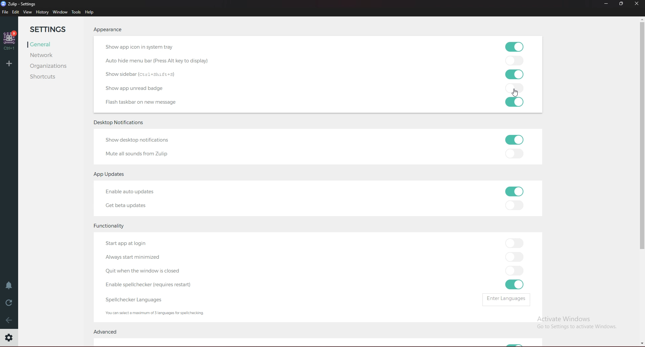  Describe the element at coordinates (516, 61) in the screenshot. I see `toggle` at that location.